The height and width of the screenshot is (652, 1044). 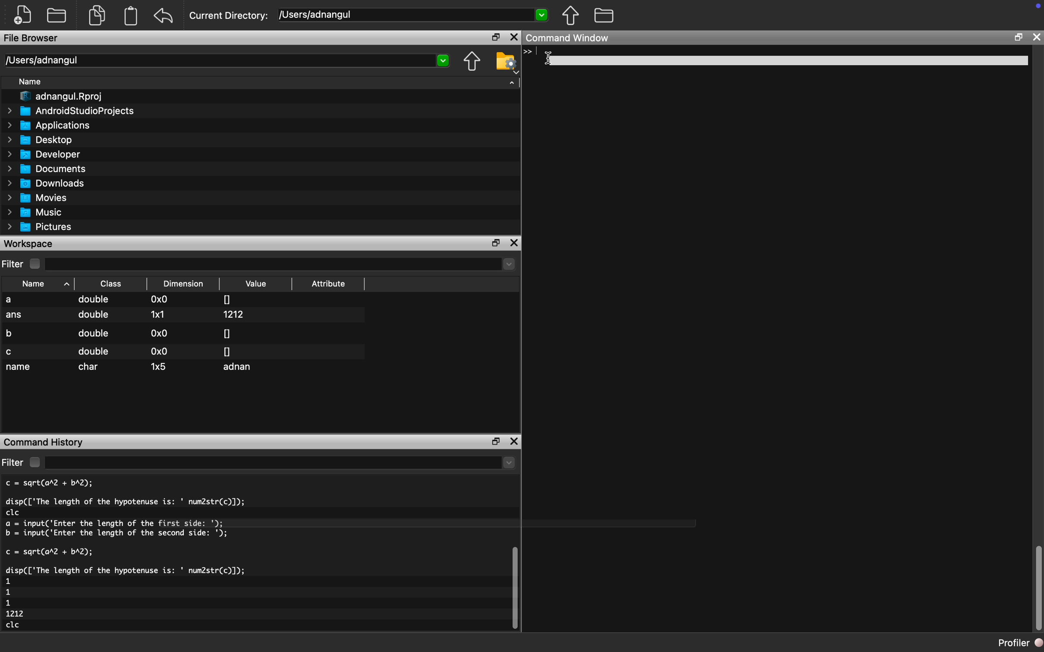 I want to click on /USers/adnangul, so click(x=414, y=15).